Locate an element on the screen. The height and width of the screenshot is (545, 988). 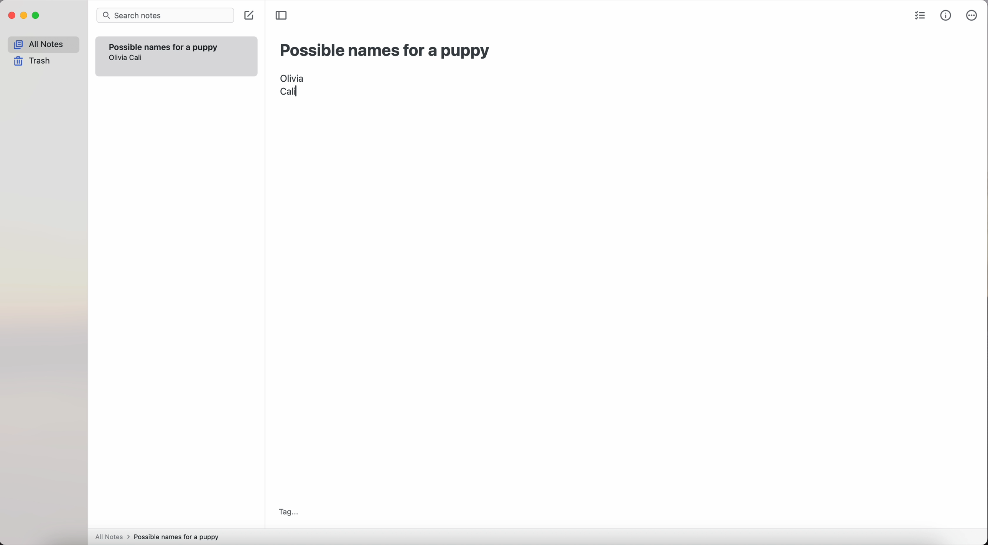
Cali is located at coordinates (288, 91).